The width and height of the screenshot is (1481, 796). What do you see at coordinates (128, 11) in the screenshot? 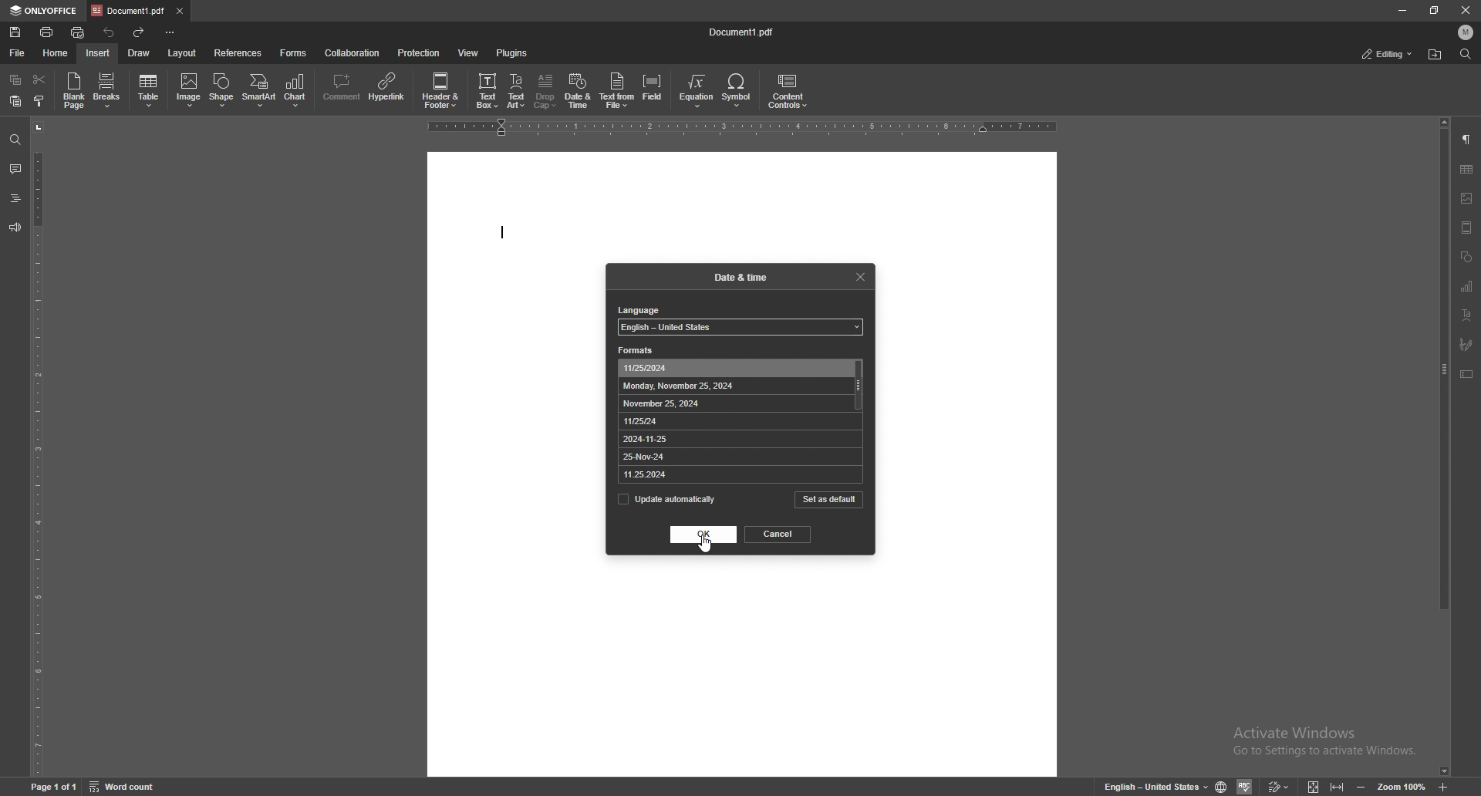
I see `tab` at bounding box center [128, 11].